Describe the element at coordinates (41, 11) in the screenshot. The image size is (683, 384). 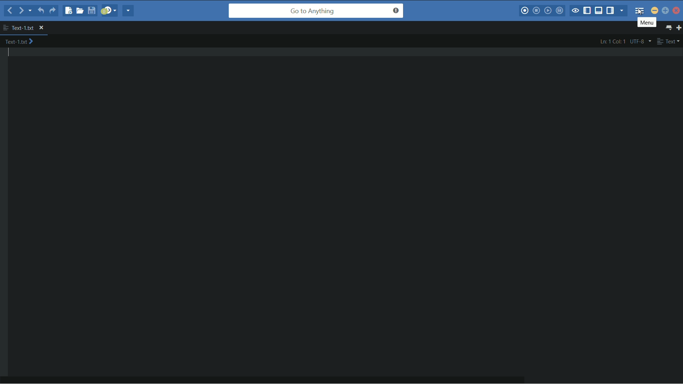
I see `undo` at that location.